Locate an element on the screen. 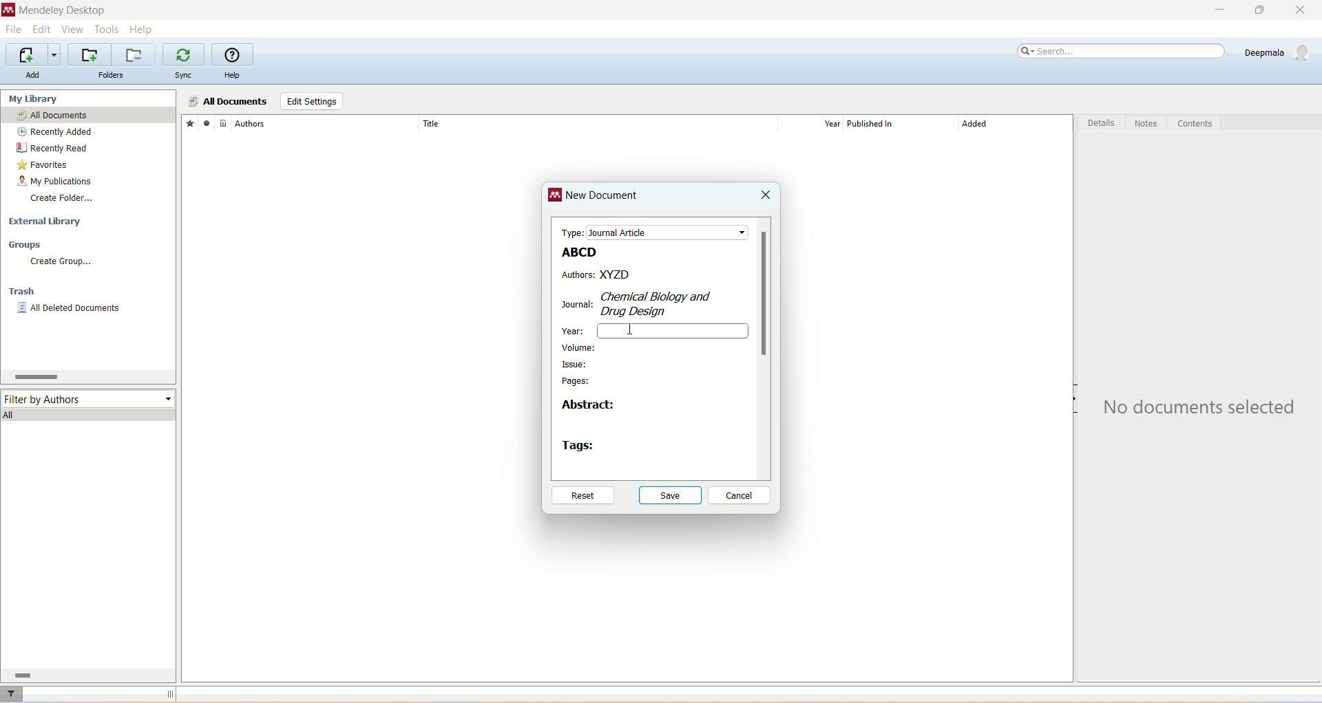 The image size is (1322, 703). published in is located at coordinates (895, 124).